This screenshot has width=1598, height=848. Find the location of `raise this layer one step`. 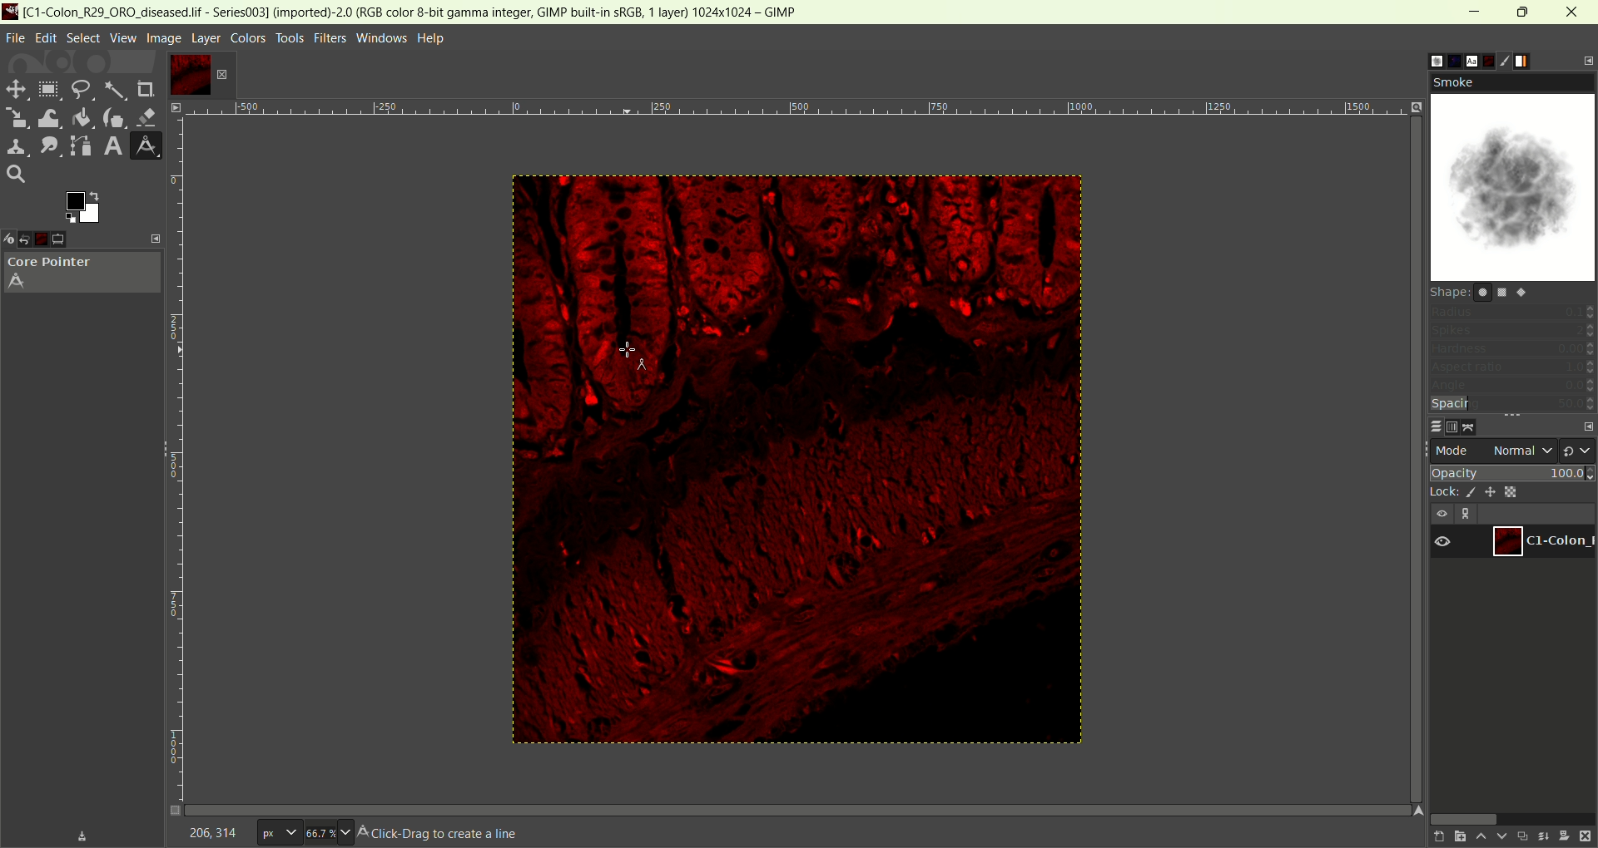

raise this layer one step is located at coordinates (1480, 837).